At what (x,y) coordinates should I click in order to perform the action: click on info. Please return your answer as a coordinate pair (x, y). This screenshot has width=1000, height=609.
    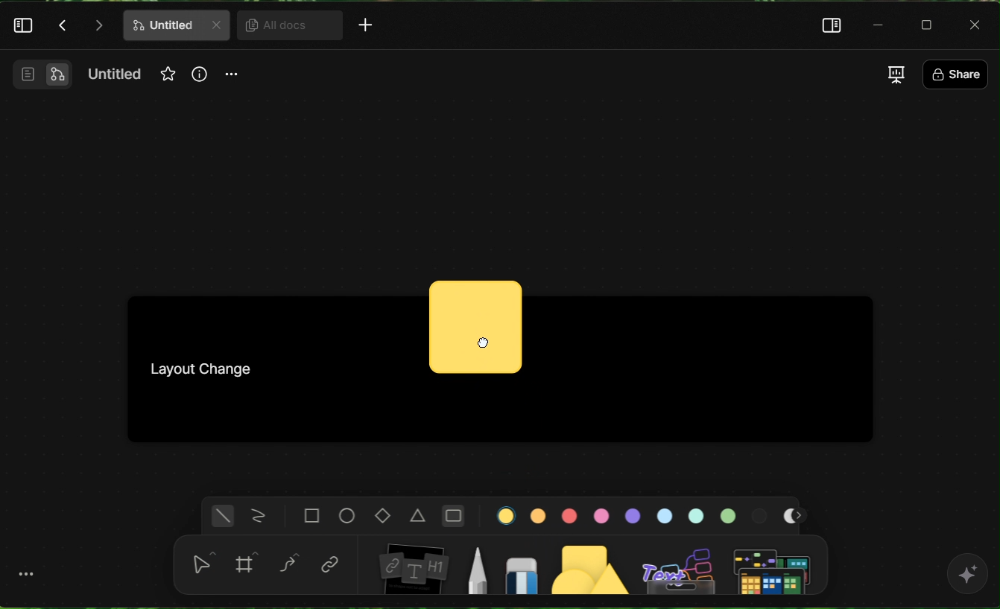
    Looking at the image, I should click on (198, 81).